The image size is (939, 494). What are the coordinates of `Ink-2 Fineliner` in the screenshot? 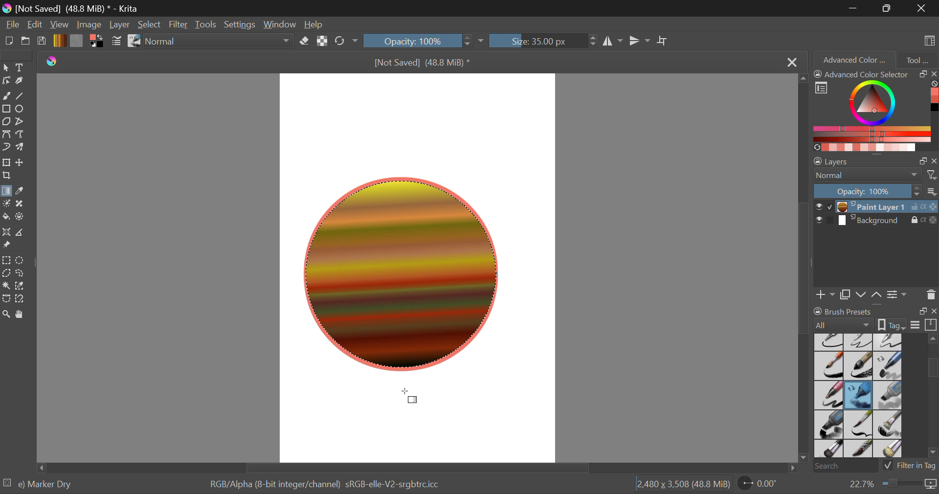 It's located at (829, 341).